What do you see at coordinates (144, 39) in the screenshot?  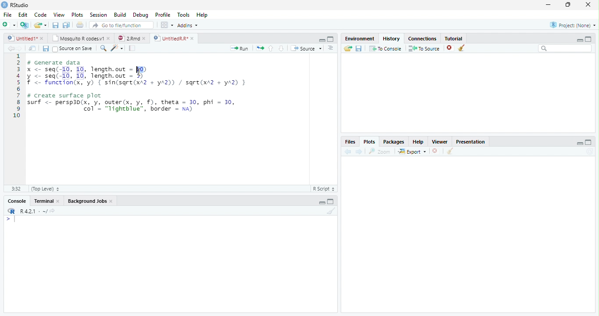 I see `close` at bounding box center [144, 39].